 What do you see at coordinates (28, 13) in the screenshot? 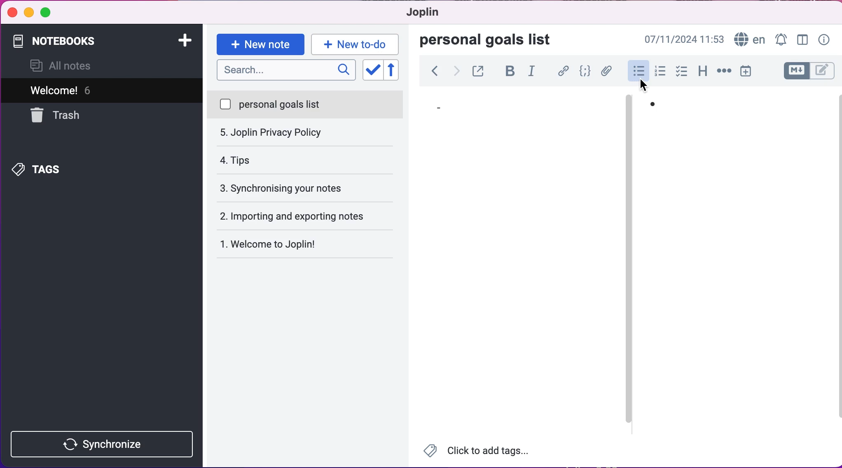
I see `minimize` at bounding box center [28, 13].